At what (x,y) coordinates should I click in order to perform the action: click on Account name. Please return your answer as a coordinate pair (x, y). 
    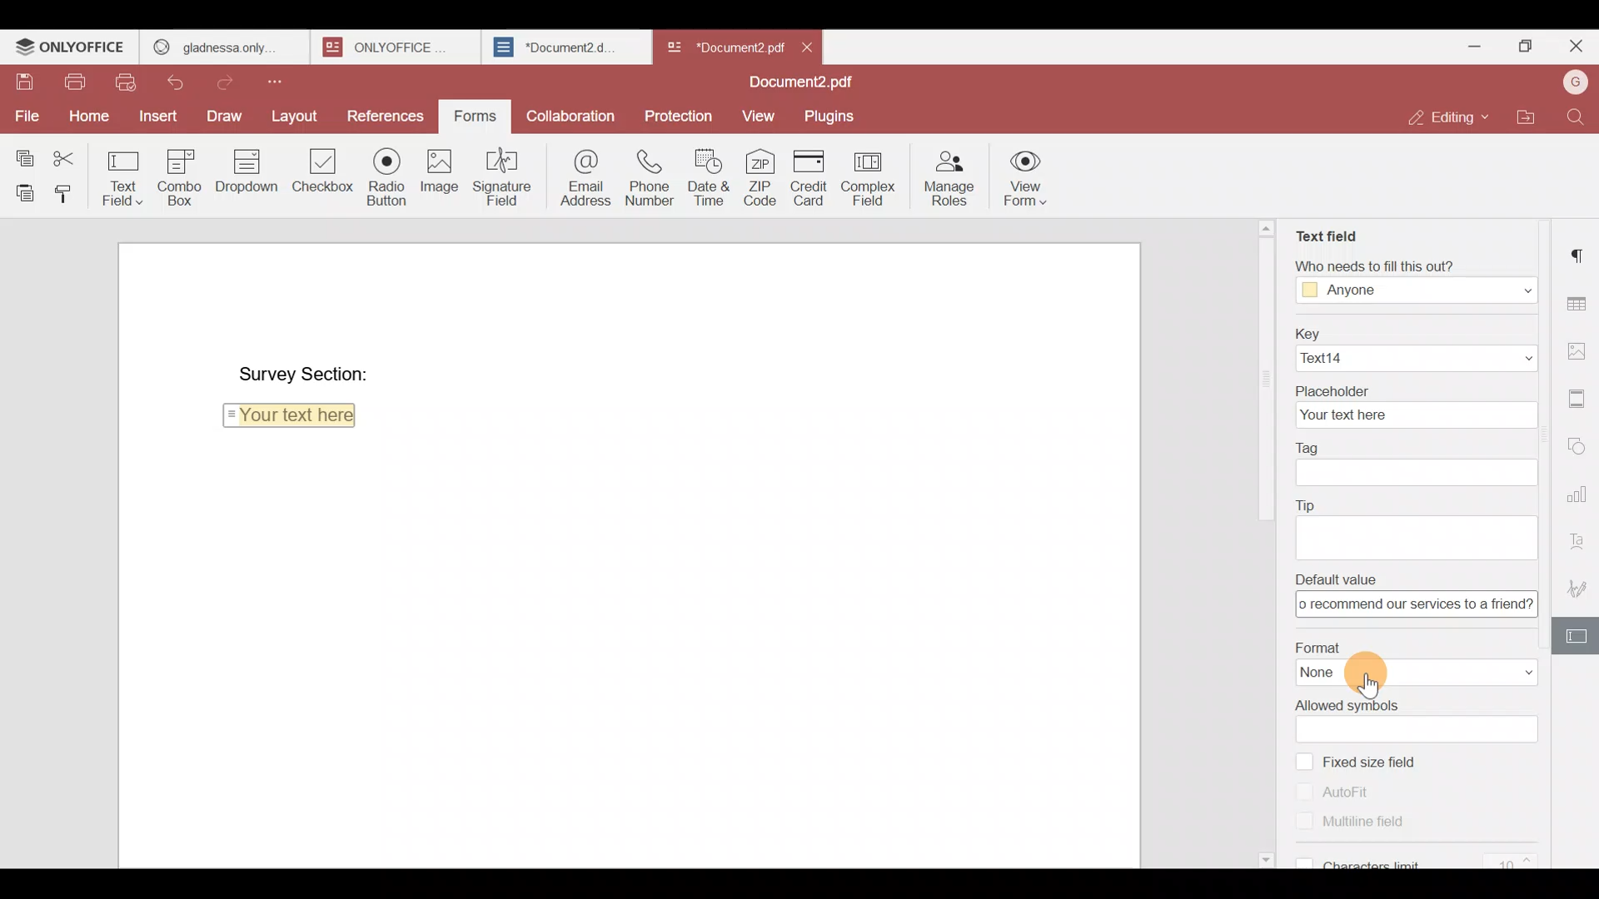
    Looking at the image, I should click on (1575, 82).